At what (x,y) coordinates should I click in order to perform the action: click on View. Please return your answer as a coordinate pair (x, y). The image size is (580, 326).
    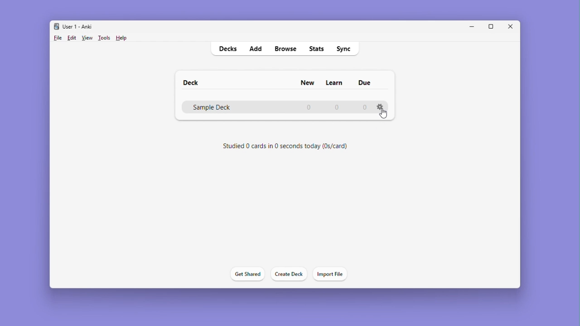
    Looking at the image, I should click on (87, 38).